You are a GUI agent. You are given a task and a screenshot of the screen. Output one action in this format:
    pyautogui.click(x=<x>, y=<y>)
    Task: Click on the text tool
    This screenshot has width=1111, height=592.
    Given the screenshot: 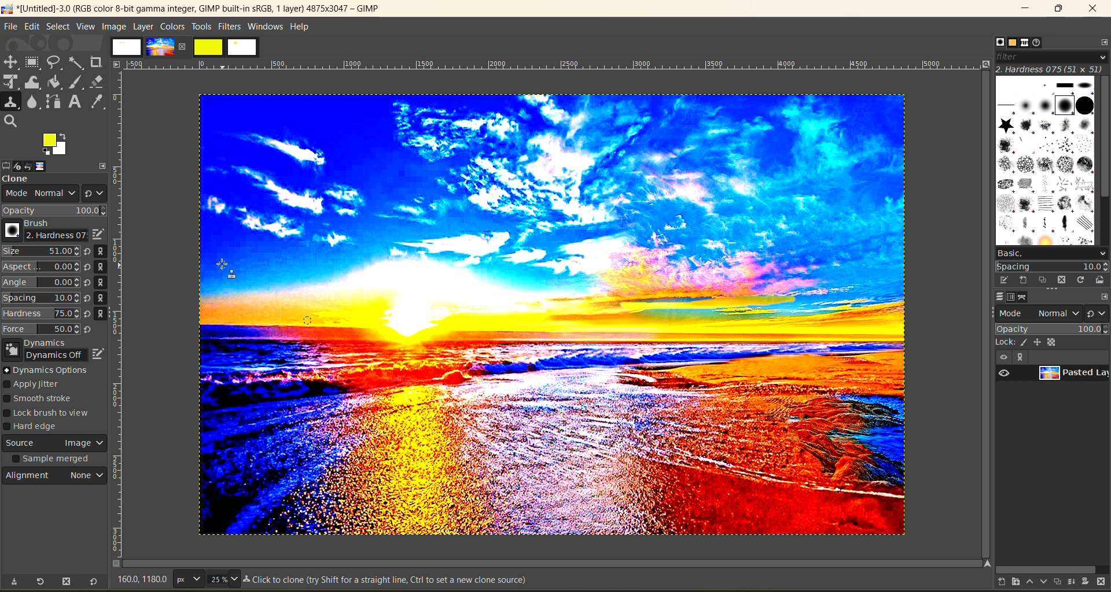 What is the action you would take?
    pyautogui.click(x=76, y=102)
    